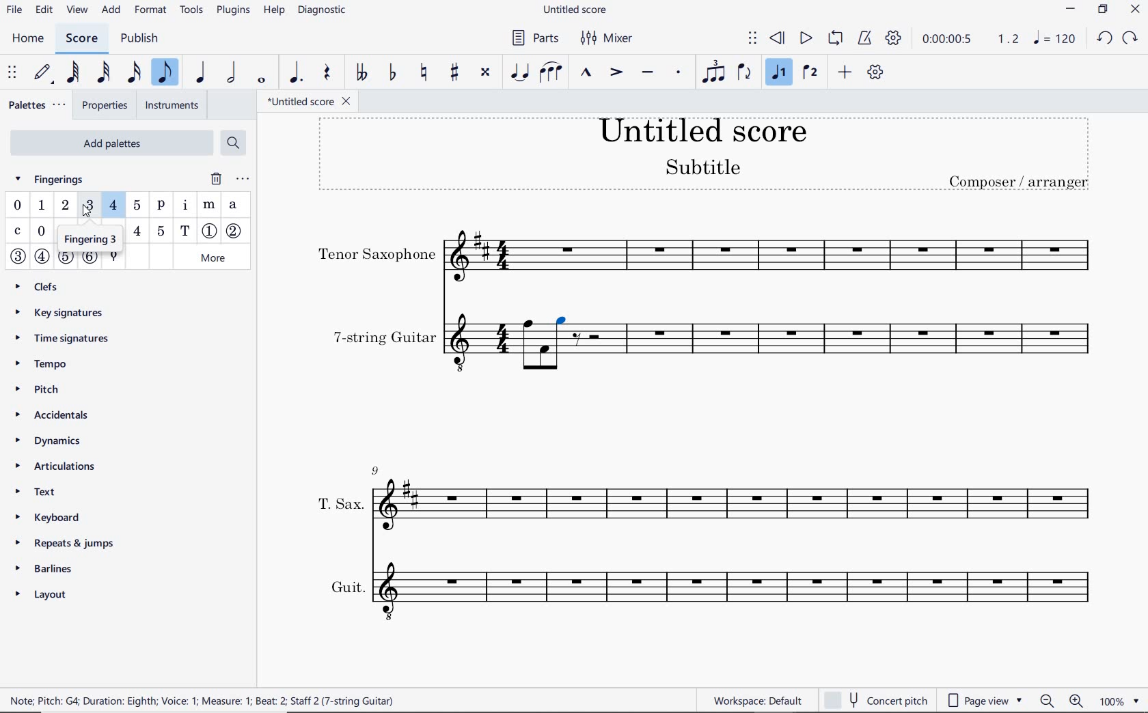 Image resolution: width=1148 pixels, height=713 pixels. Describe the element at coordinates (754, 39) in the screenshot. I see `SELECT TO MOVE` at that location.